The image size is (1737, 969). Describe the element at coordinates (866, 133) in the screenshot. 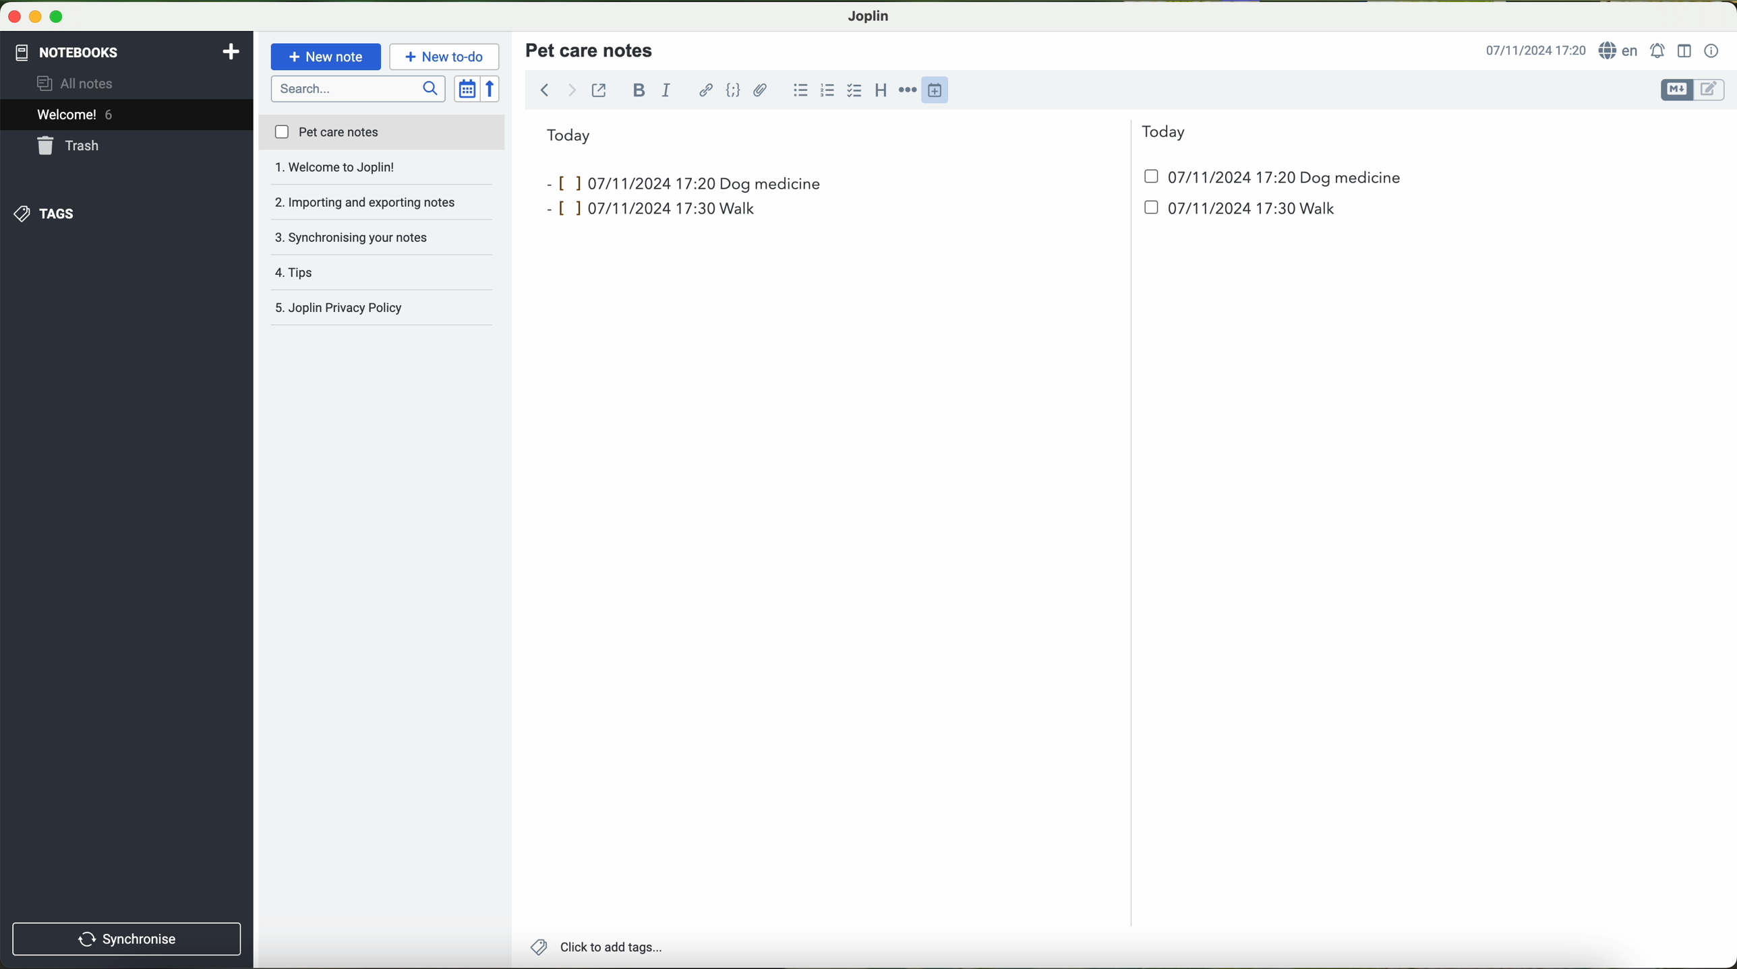

I see `today` at that location.